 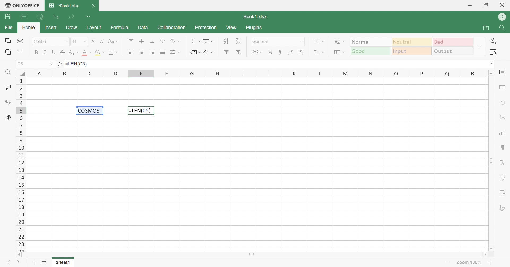 I want to click on Drop down, so click(x=302, y=42).